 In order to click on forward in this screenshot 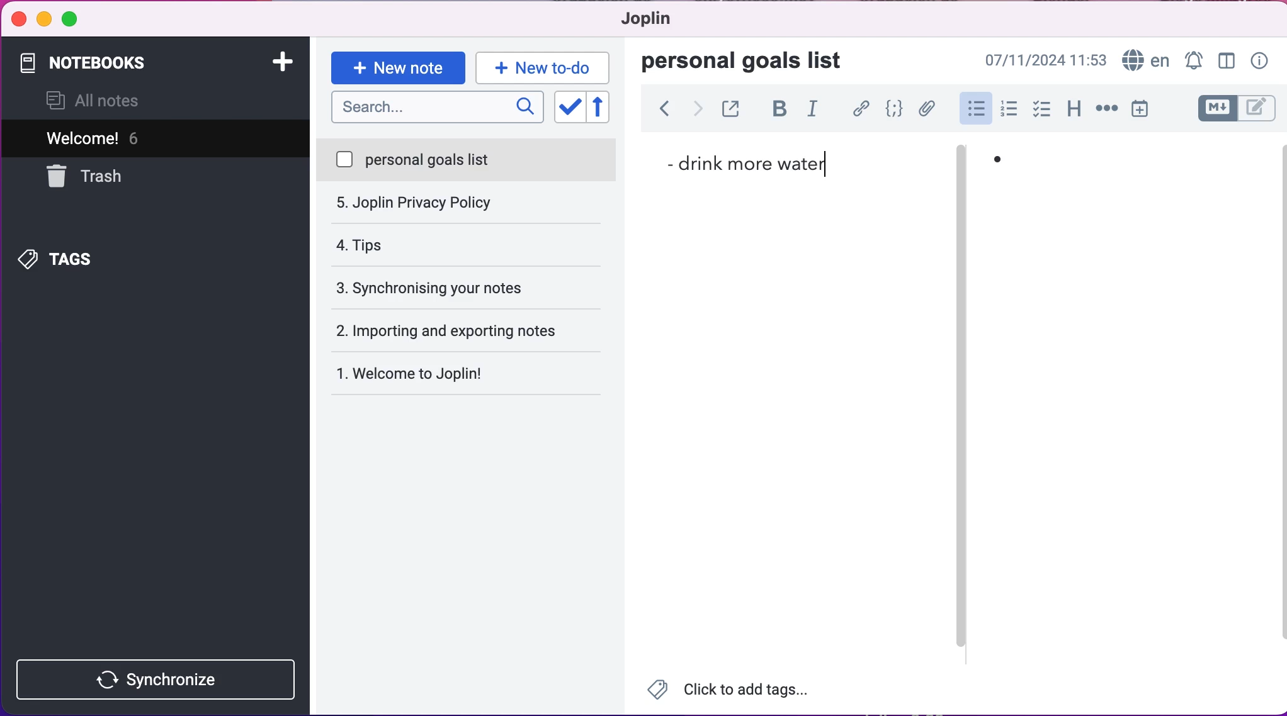, I will do `click(698, 111)`.